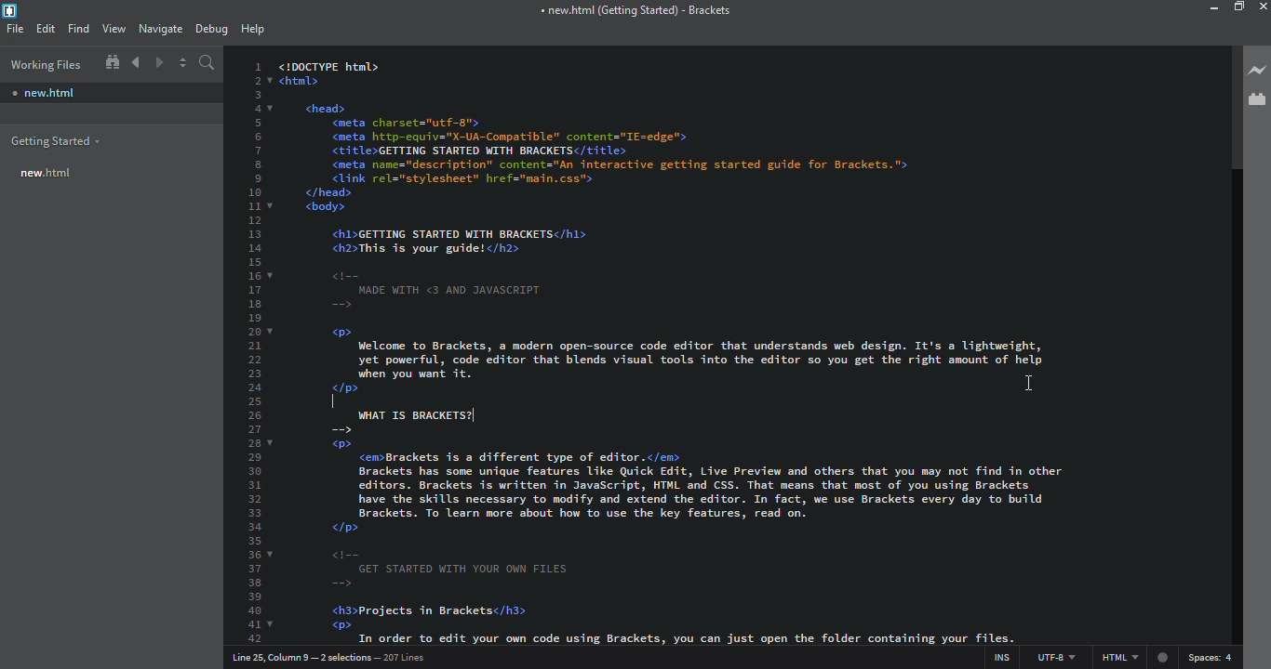  What do you see at coordinates (47, 172) in the screenshot?
I see `new` at bounding box center [47, 172].